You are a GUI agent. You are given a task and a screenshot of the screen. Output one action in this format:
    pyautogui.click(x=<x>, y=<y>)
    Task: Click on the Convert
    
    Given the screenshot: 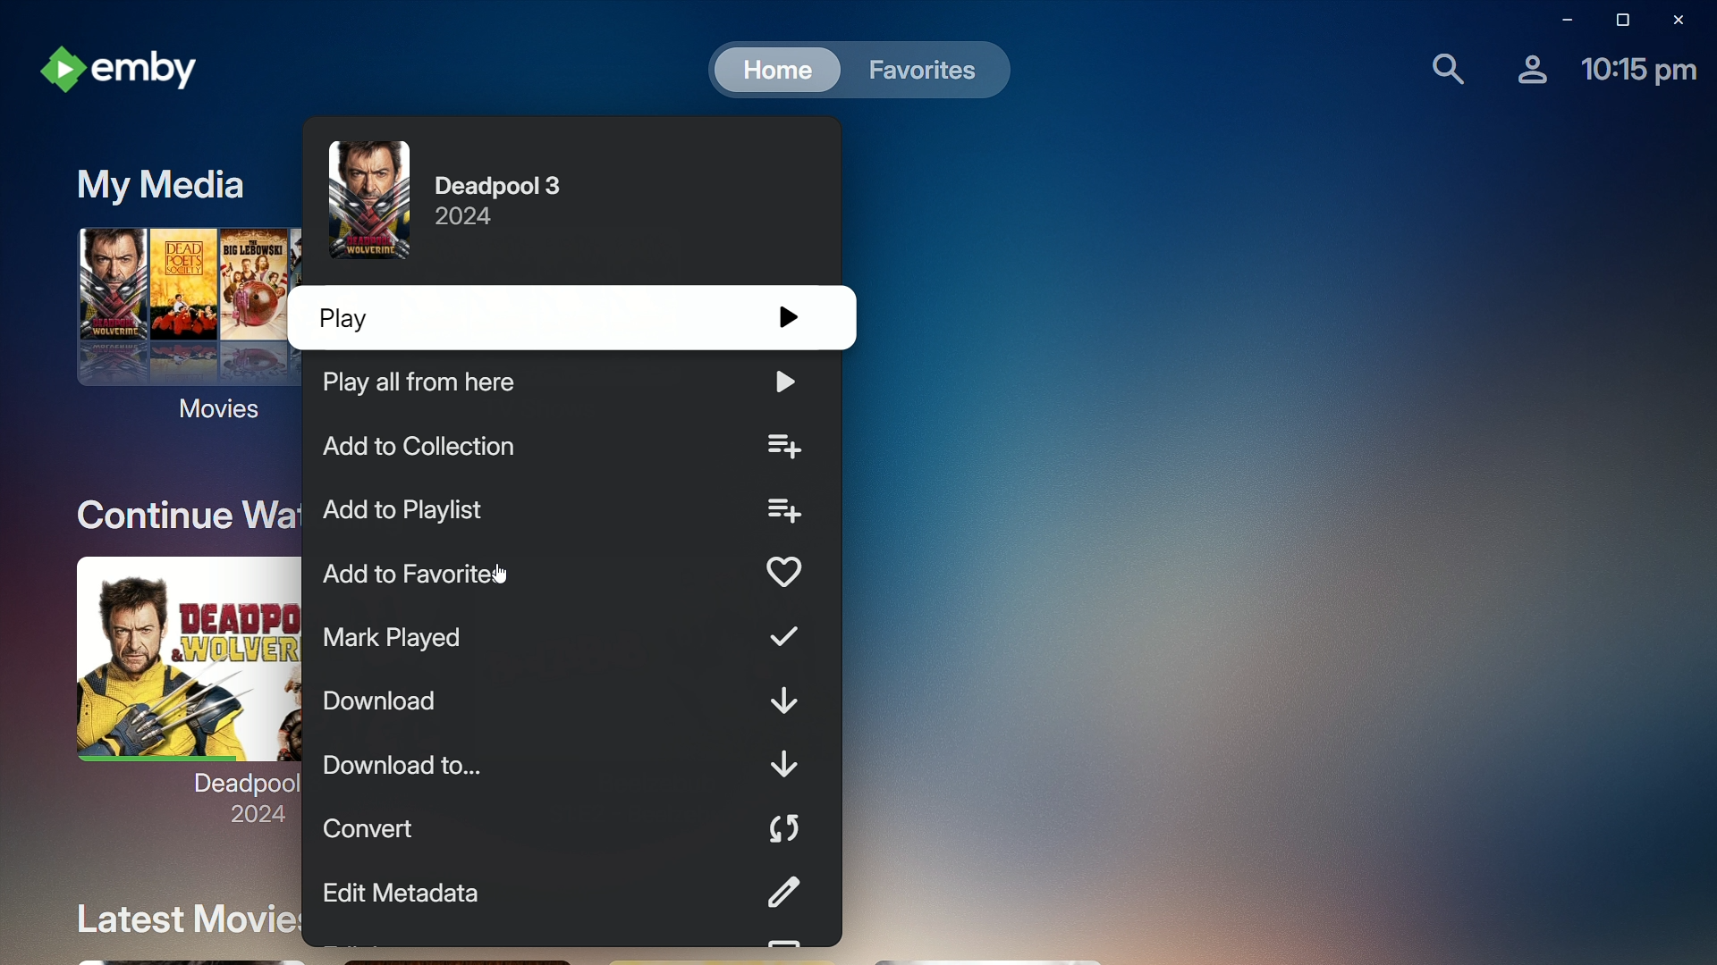 What is the action you would take?
    pyautogui.click(x=567, y=835)
    